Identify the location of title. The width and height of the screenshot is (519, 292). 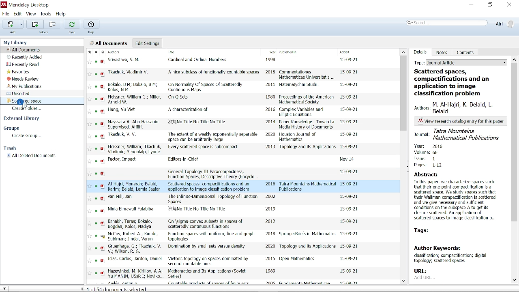
(210, 186).